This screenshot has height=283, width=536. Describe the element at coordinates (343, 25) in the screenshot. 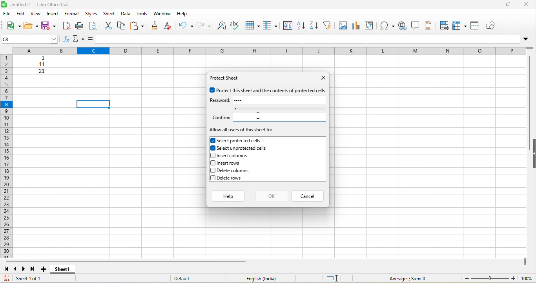

I see `image` at that location.